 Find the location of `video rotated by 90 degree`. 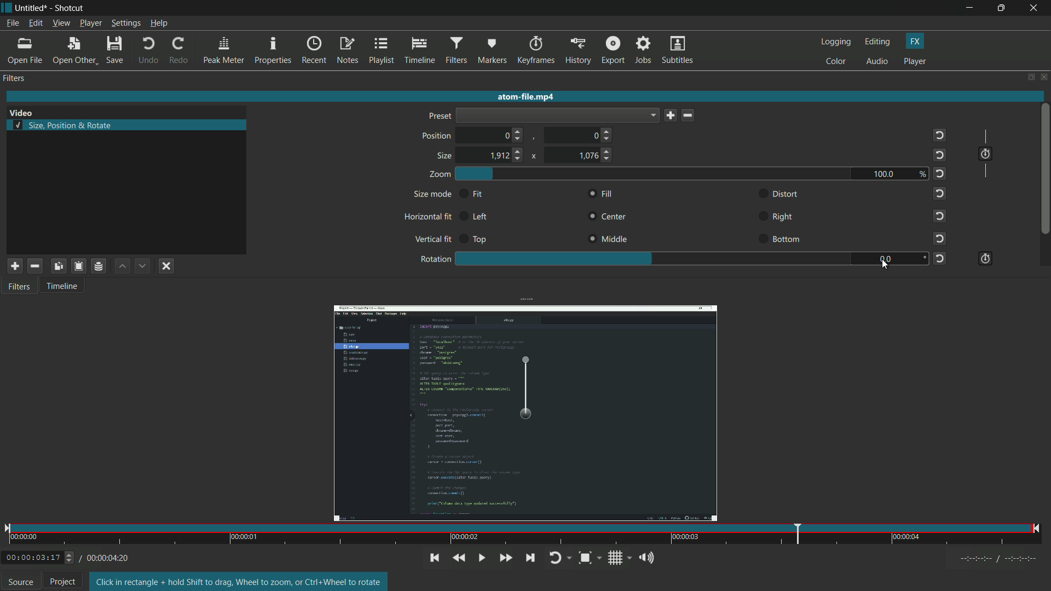

video rotated by 90 degree is located at coordinates (527, 413).